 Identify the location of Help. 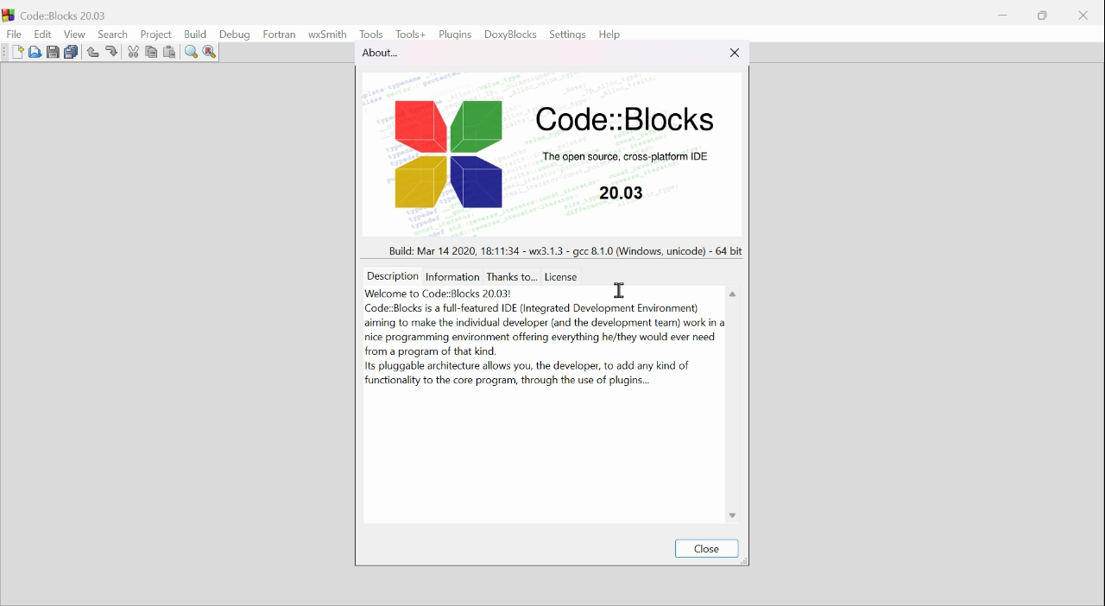
(612, 32).